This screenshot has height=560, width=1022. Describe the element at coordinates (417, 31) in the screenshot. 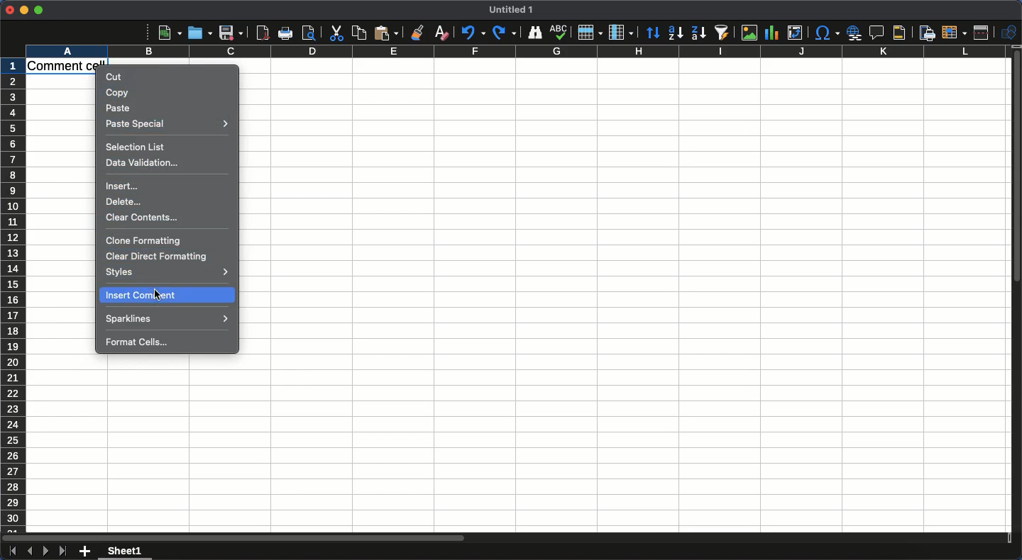

I see `Clone formatting` at that location.